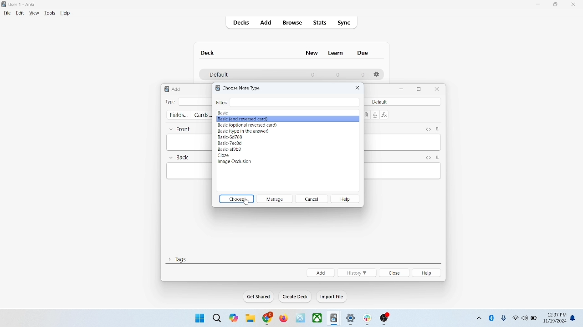 The width and height of the screenshot is (583, 327). What do you see at coordinates (312, 198) in the screenshot?
I see `cancel` at bounding box center [312, 198].